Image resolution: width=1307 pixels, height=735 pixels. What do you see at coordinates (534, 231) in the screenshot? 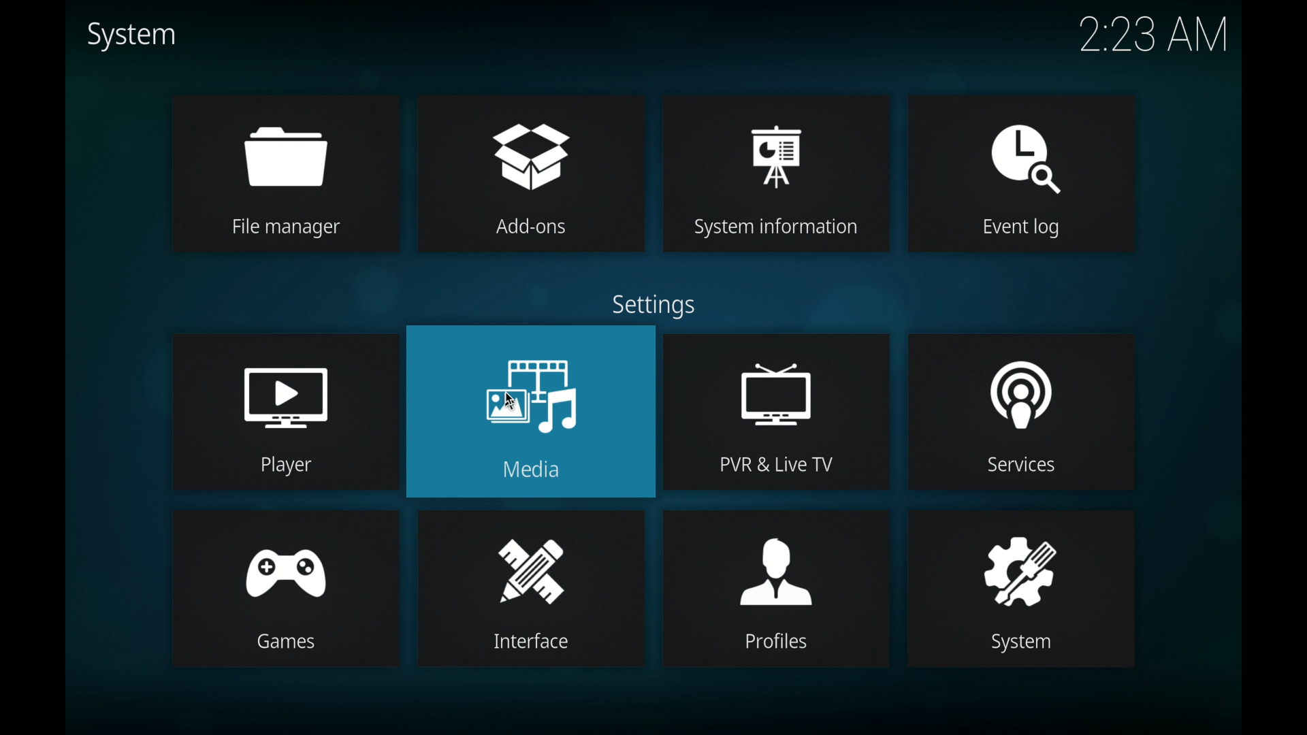
I see `Add-ons` at bounding box center [534, 231].